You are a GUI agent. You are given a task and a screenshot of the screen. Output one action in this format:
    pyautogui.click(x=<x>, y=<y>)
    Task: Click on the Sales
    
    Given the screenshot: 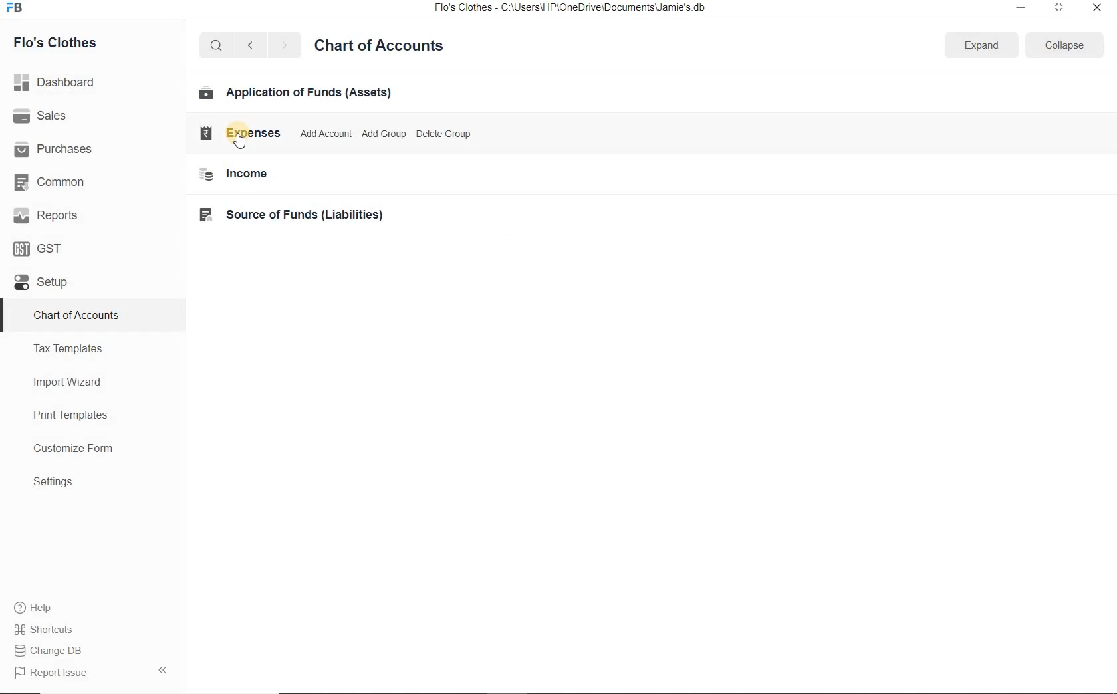 What is the action you would take?
    pyautogui.click(x=43, y=116)
    